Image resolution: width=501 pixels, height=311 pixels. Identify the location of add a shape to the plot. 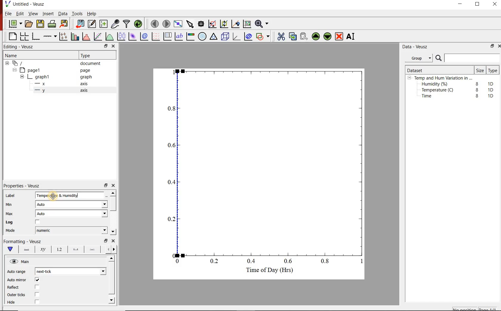
(264, 37).